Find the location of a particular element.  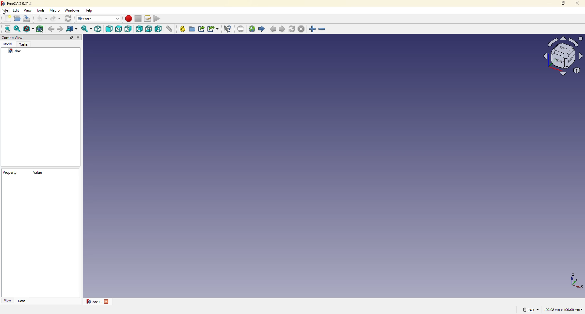

zoom in is located at coordinates (313, 29).